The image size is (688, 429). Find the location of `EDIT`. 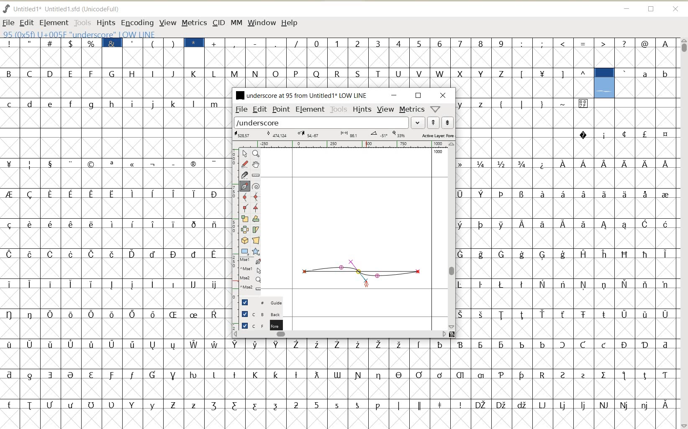

EDIT is located at coordinates (260, 109).